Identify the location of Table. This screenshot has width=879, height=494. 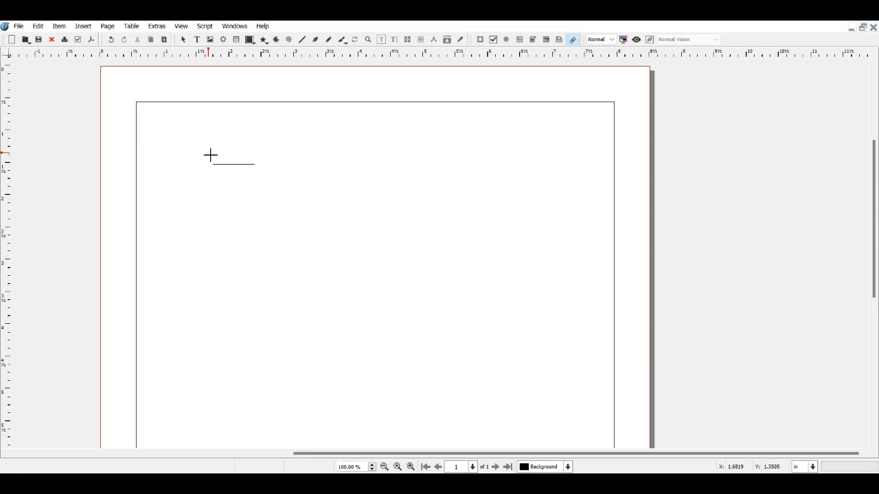
(131, 26).